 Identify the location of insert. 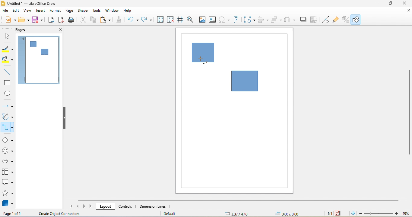
(40, 11).